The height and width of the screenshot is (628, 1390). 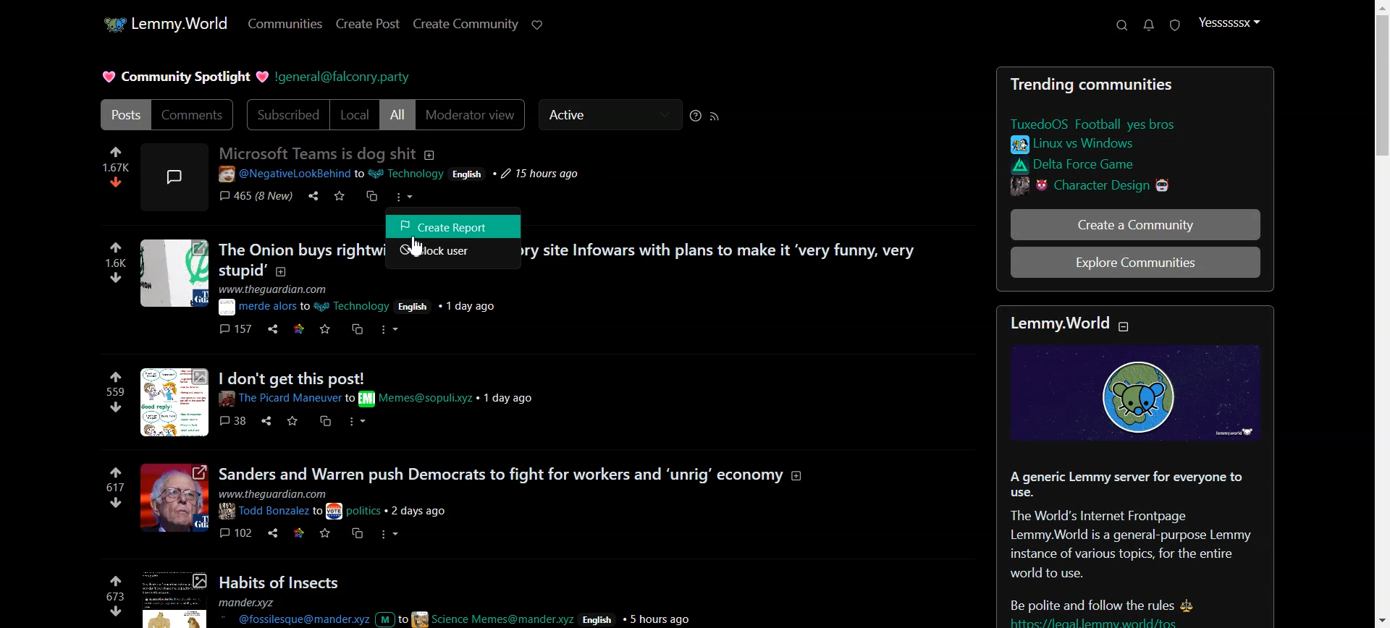 What do you see at coordinates (116, 391) in the screenshot?
I see `numbers` at bounding box center [116, 391].